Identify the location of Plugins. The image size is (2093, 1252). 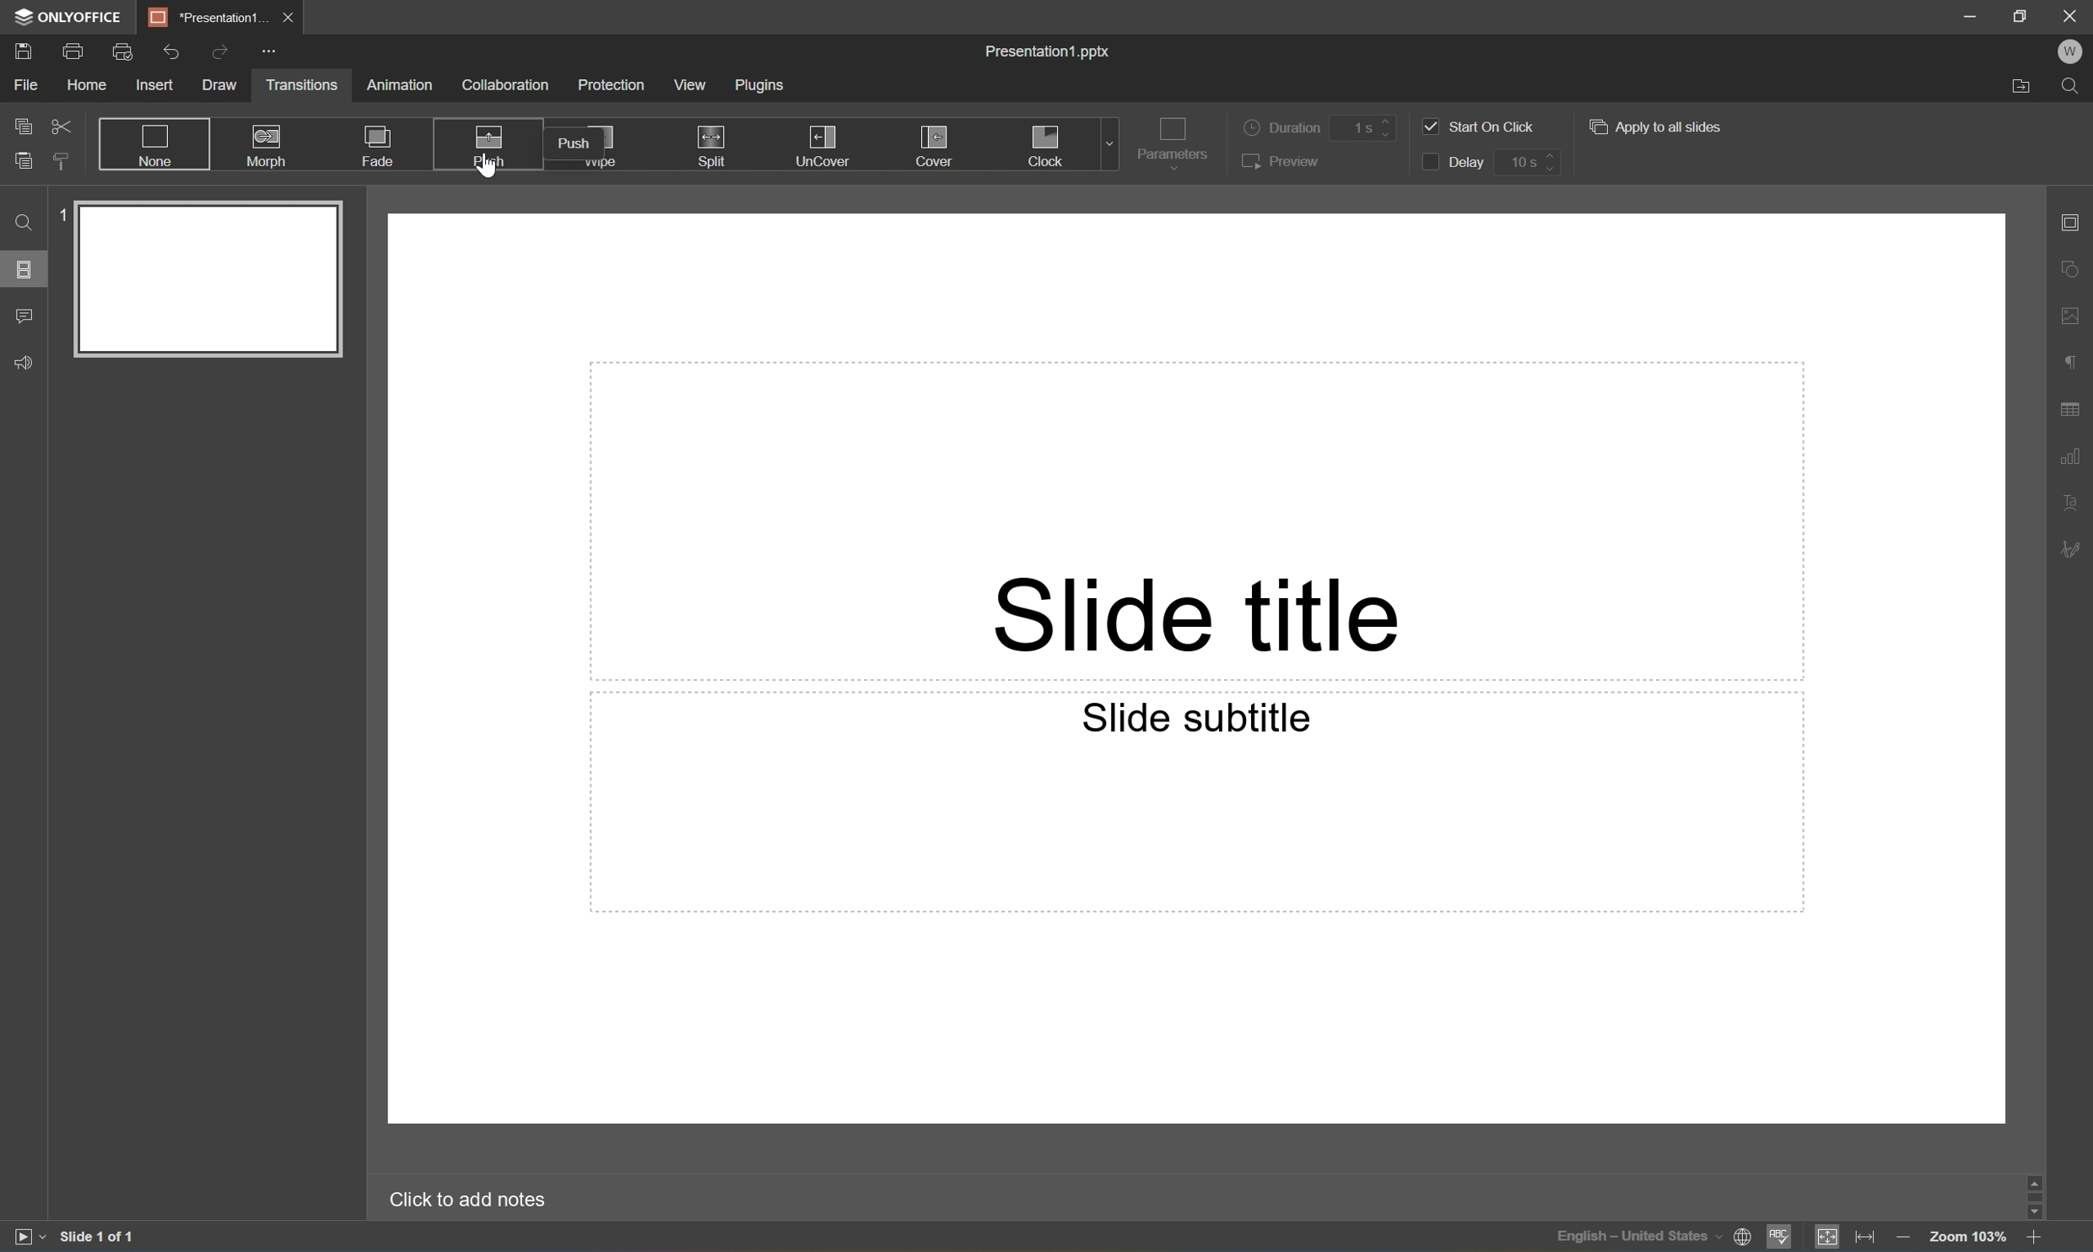
(765, 85).